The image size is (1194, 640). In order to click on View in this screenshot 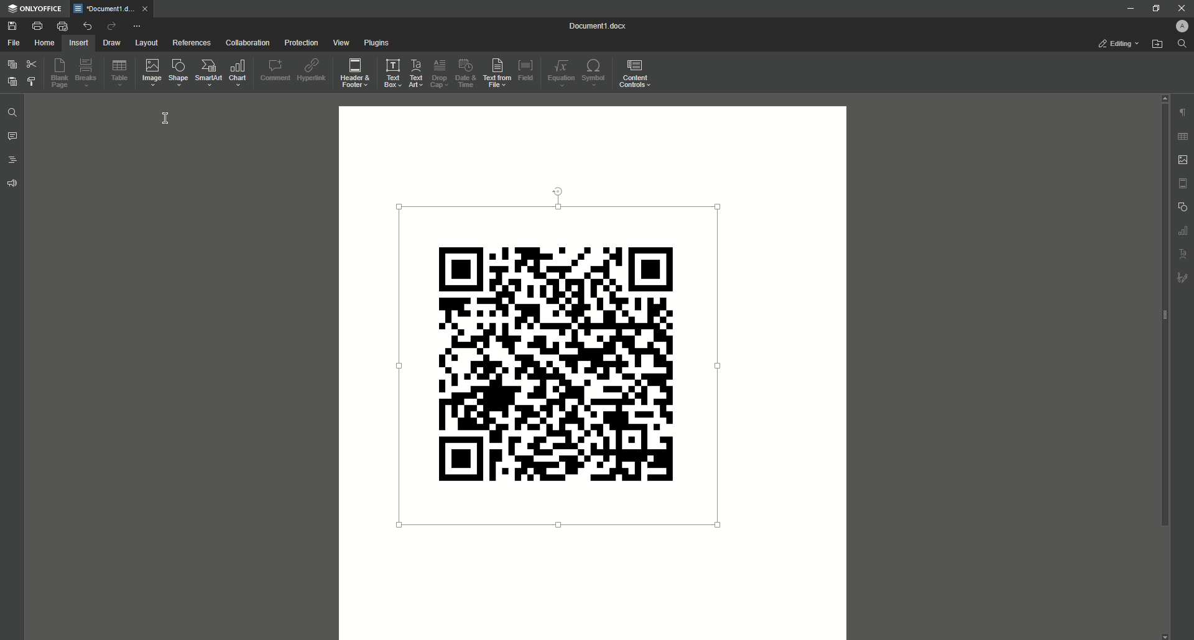, I will do `click(339, 43)`.